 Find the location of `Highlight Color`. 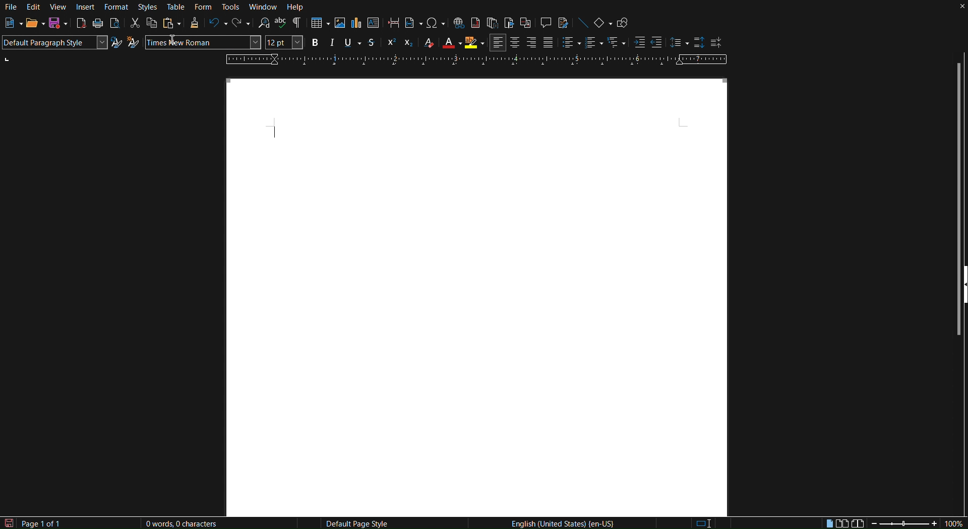

Highlight Color is located at coordinates (474, 44).